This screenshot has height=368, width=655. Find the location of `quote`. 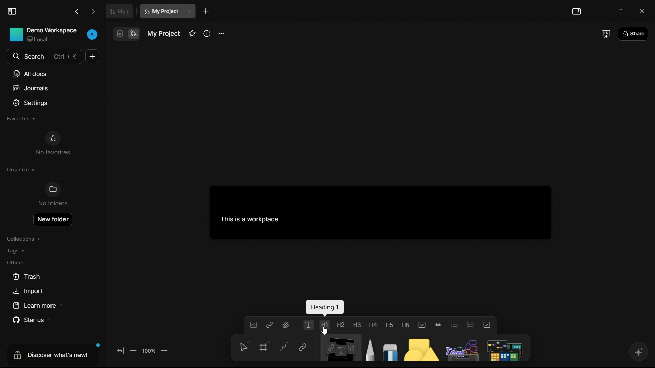

quote is located at coordinates (438, 325).